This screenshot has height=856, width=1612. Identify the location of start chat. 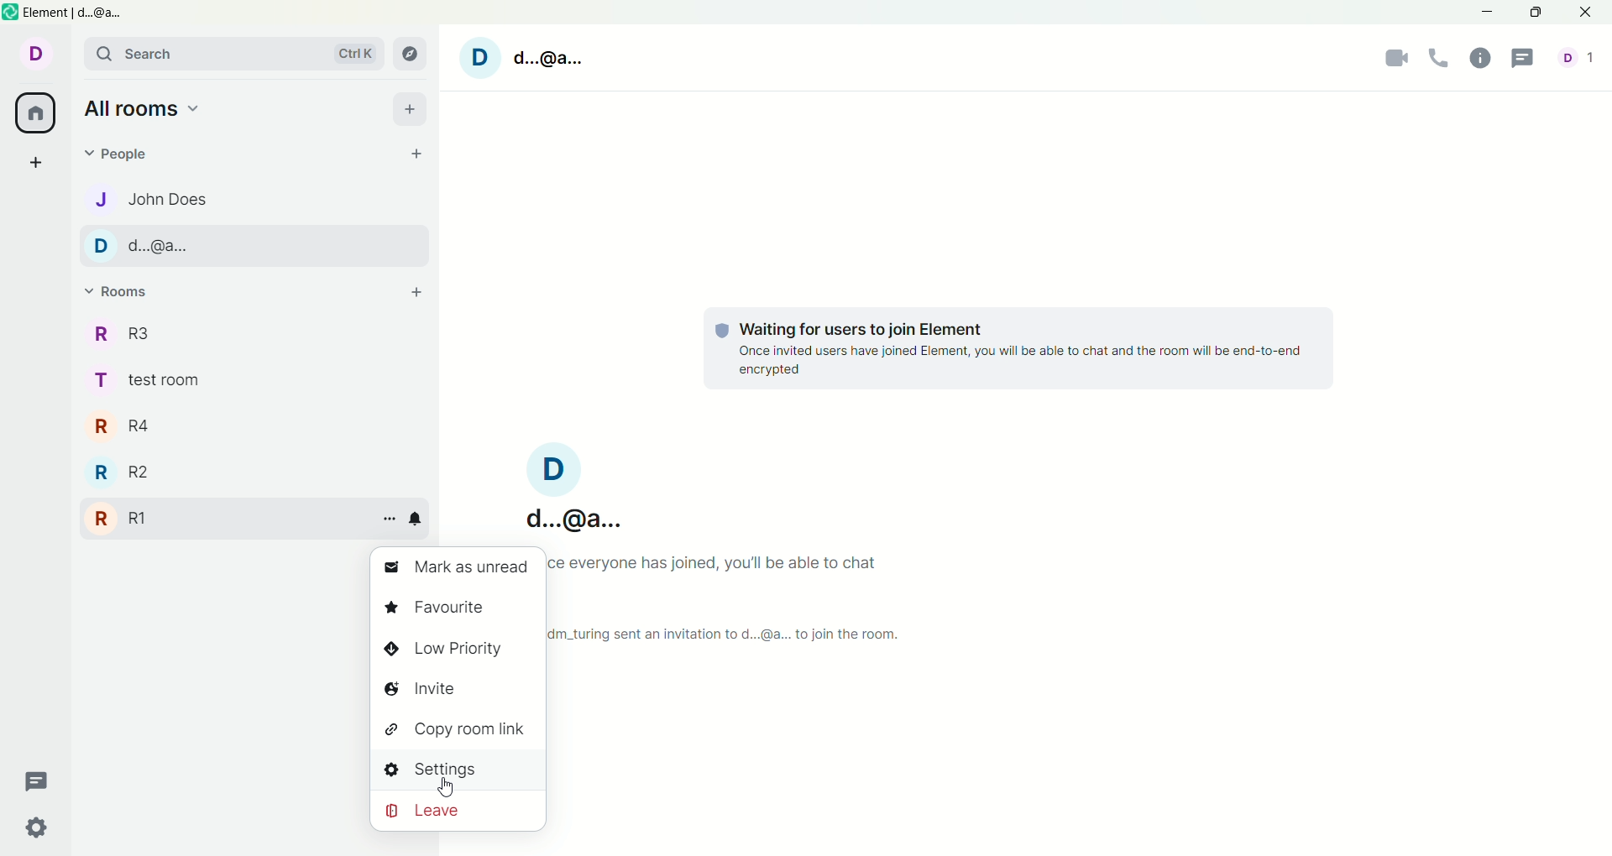
(412, 152).